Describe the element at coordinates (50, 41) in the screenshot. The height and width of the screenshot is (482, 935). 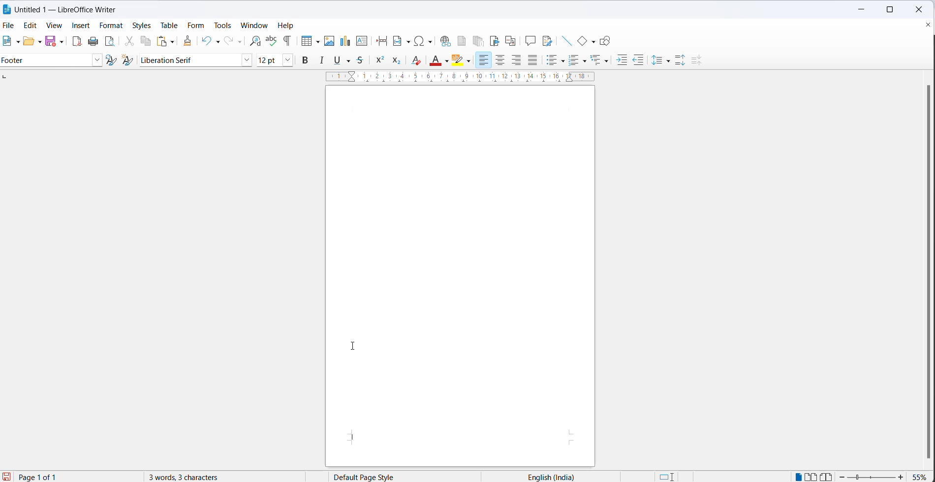
I see `save` at that location.